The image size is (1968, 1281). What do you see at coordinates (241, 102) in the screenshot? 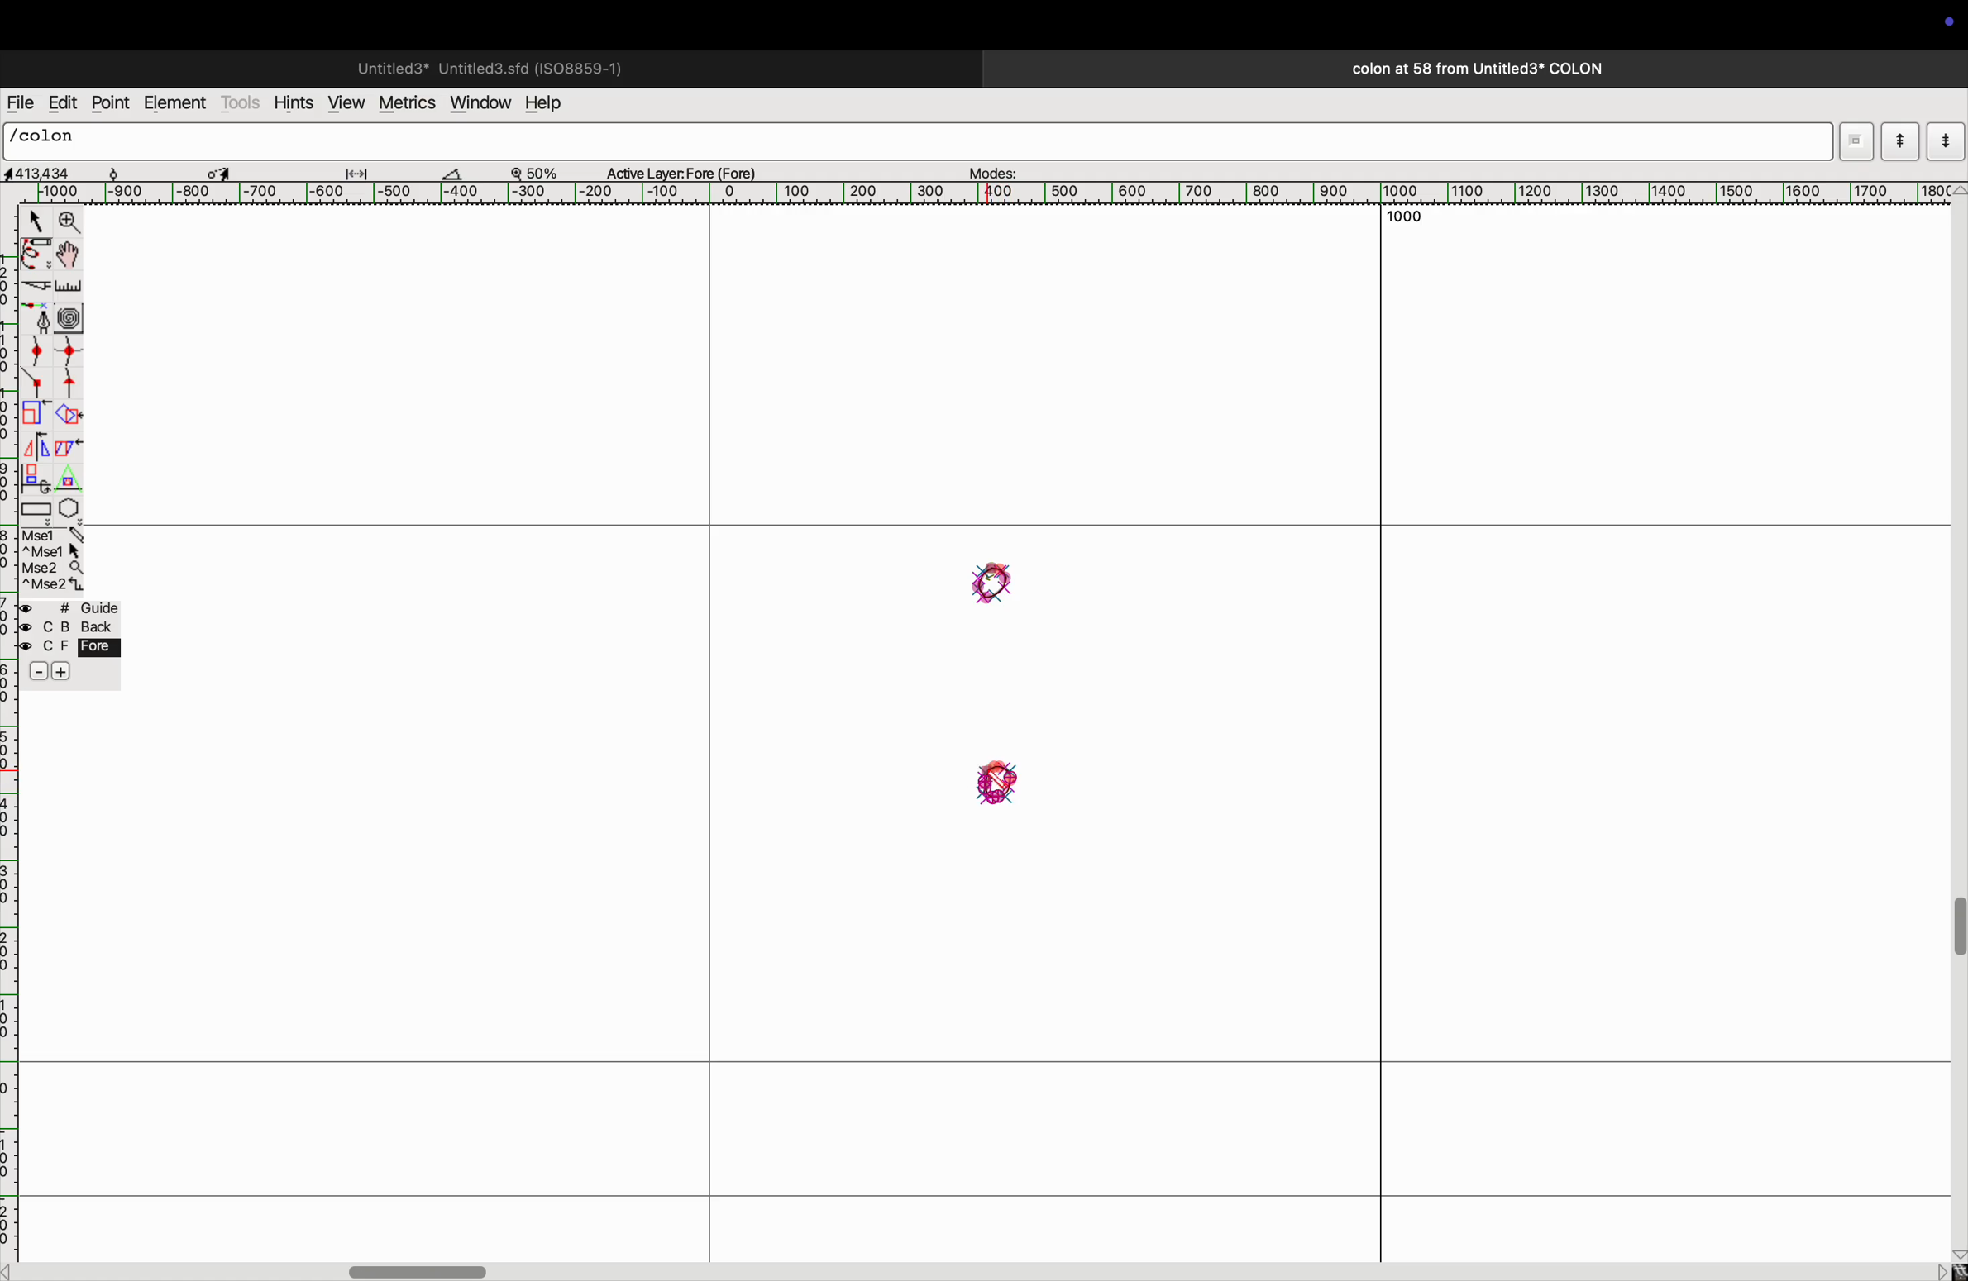
I see `tools` at bounding box center [241, 102].